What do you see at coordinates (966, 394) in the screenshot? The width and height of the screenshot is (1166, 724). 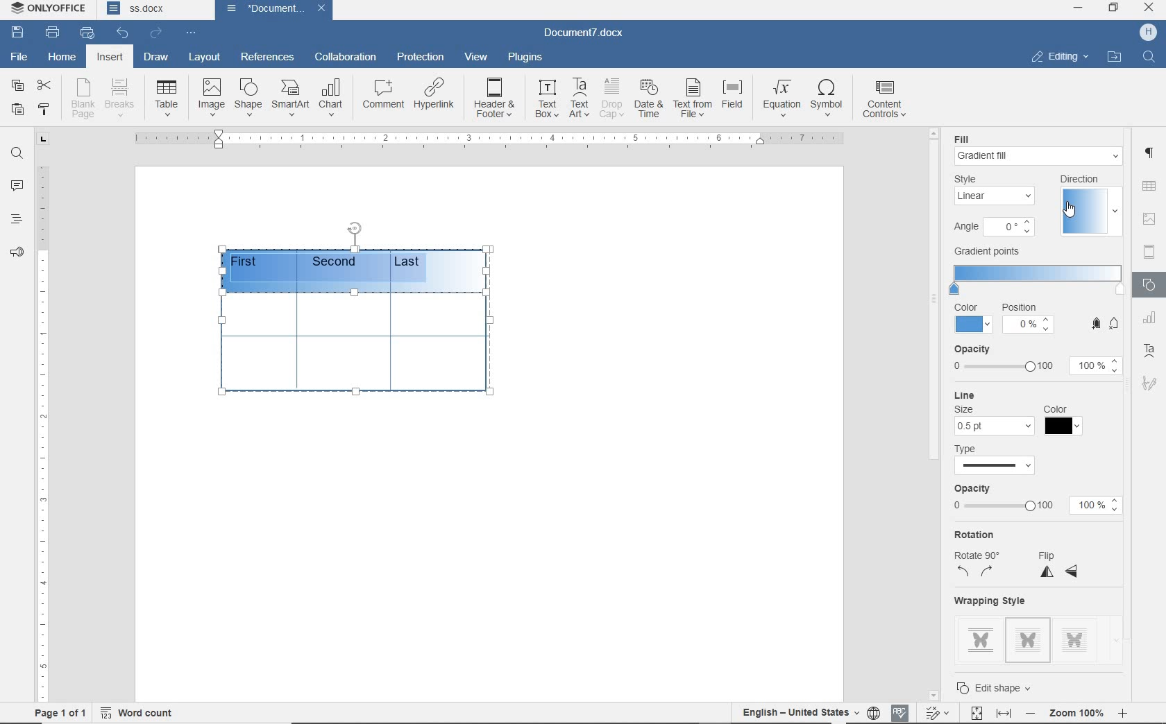 I see `line` at bounding box center [966, 394].